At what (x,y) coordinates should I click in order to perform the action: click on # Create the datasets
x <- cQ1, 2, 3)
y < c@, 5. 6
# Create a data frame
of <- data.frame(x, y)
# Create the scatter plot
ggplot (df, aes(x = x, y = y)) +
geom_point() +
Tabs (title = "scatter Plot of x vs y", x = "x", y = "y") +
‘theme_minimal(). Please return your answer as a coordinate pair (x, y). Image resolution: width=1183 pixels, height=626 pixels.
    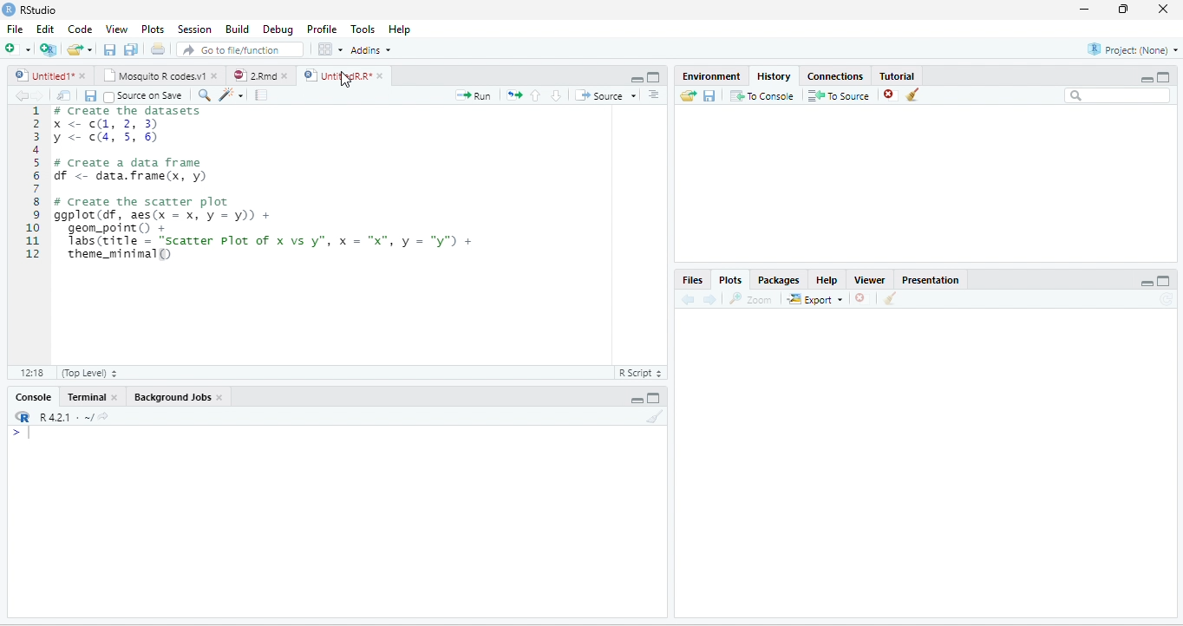
    Looking at the image, I should click on (267, 186).